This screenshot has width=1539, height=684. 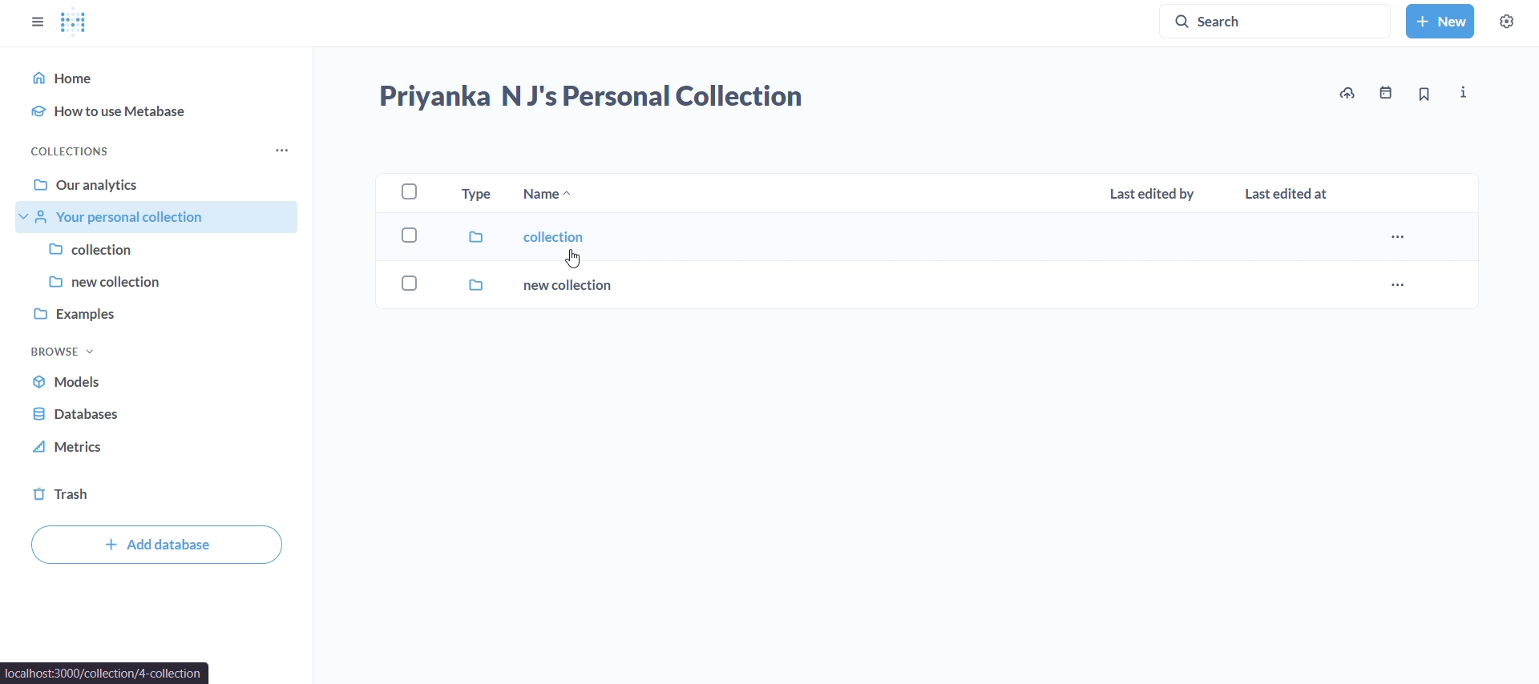 What do you see at coordinates (82, 414) in the screenshot?
I see `database` at bounding box center [82, 414].